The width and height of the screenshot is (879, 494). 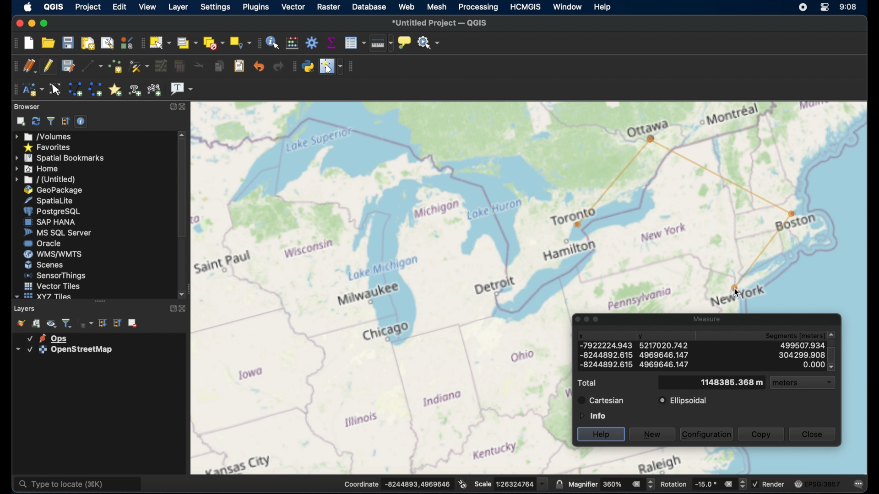 What do you see at coordinates (65, 121) in the screenshot?
I see `collapse all` at bounding box center [65, 121].